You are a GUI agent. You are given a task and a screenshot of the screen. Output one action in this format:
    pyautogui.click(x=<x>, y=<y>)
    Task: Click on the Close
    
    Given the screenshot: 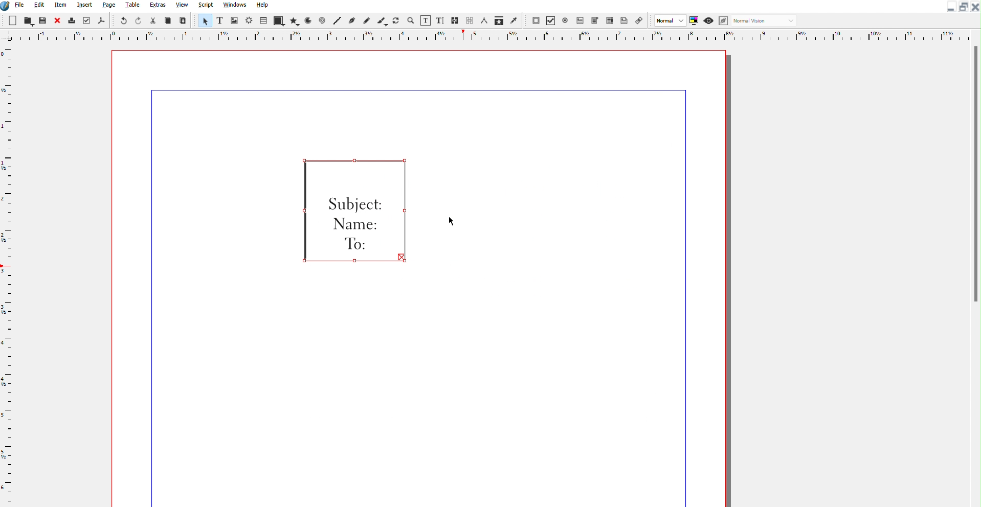 What is the action you would take?
    pyautogui.click(x=56, y=21)
    